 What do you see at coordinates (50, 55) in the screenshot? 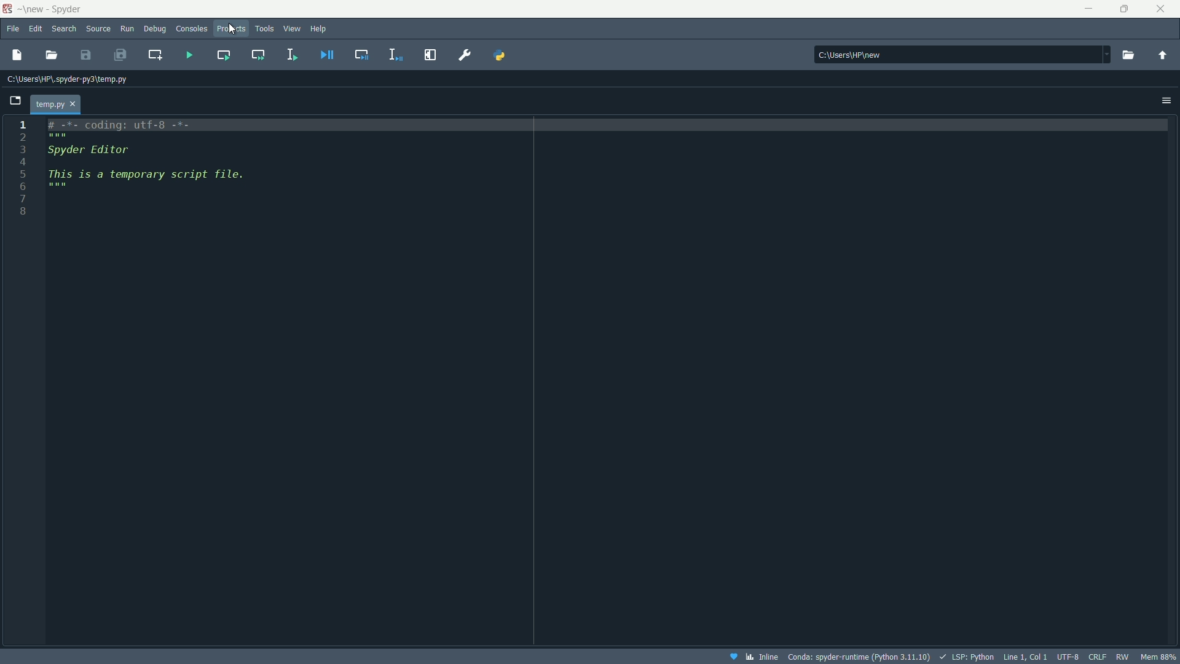
I see `Open file ` at bounding box center [50, 55].